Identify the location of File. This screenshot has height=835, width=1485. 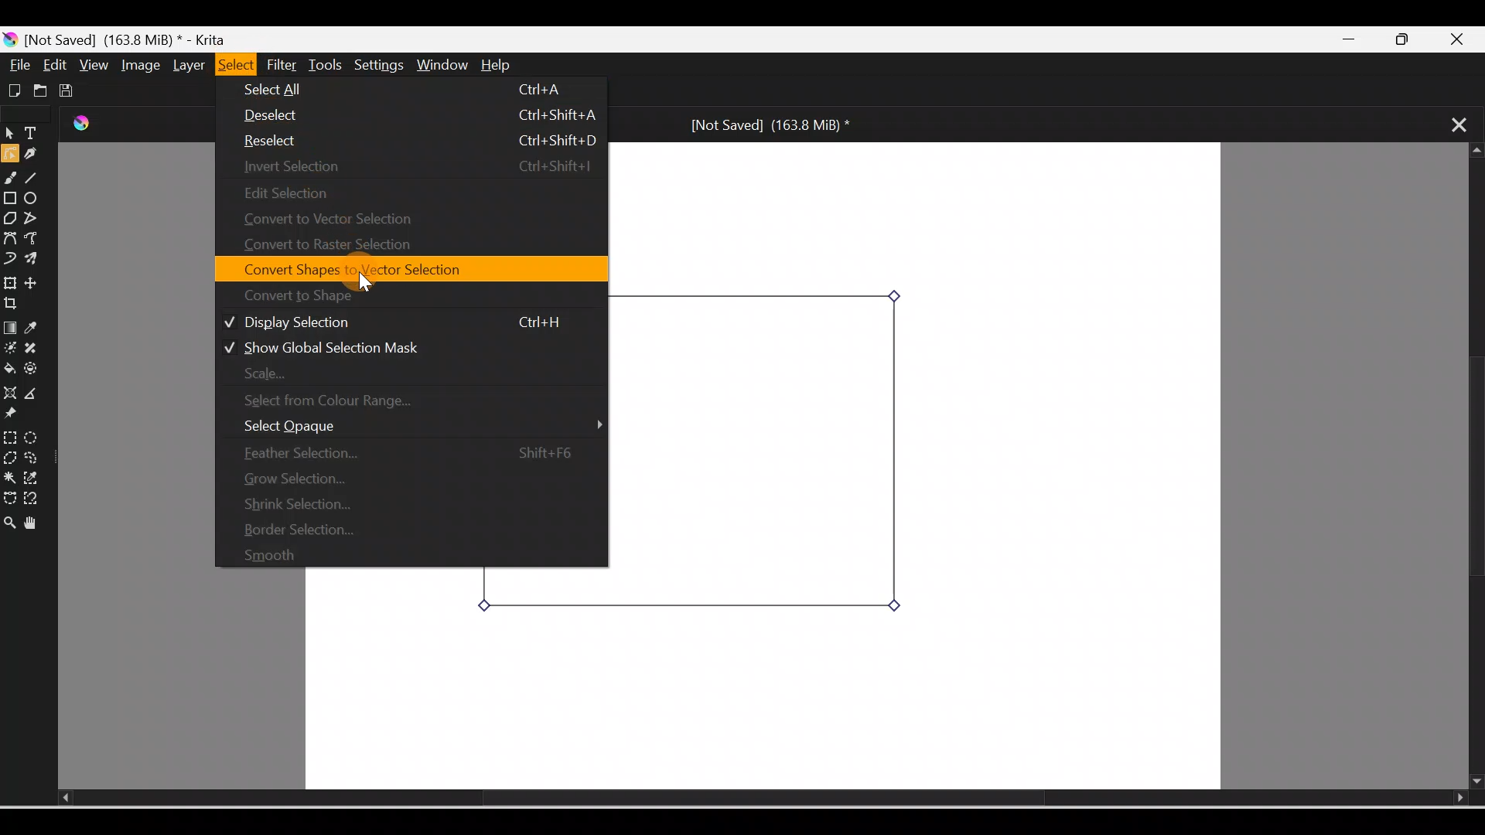
(20, 65).